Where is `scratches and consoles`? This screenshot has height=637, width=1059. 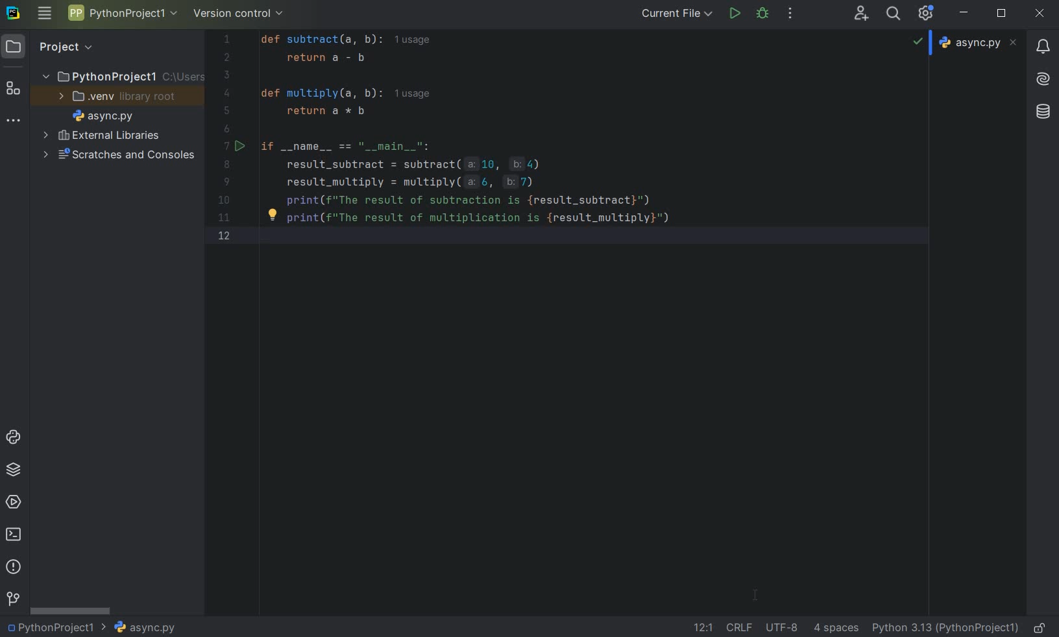 scratches and consoles is located at coordinates (123, 156).